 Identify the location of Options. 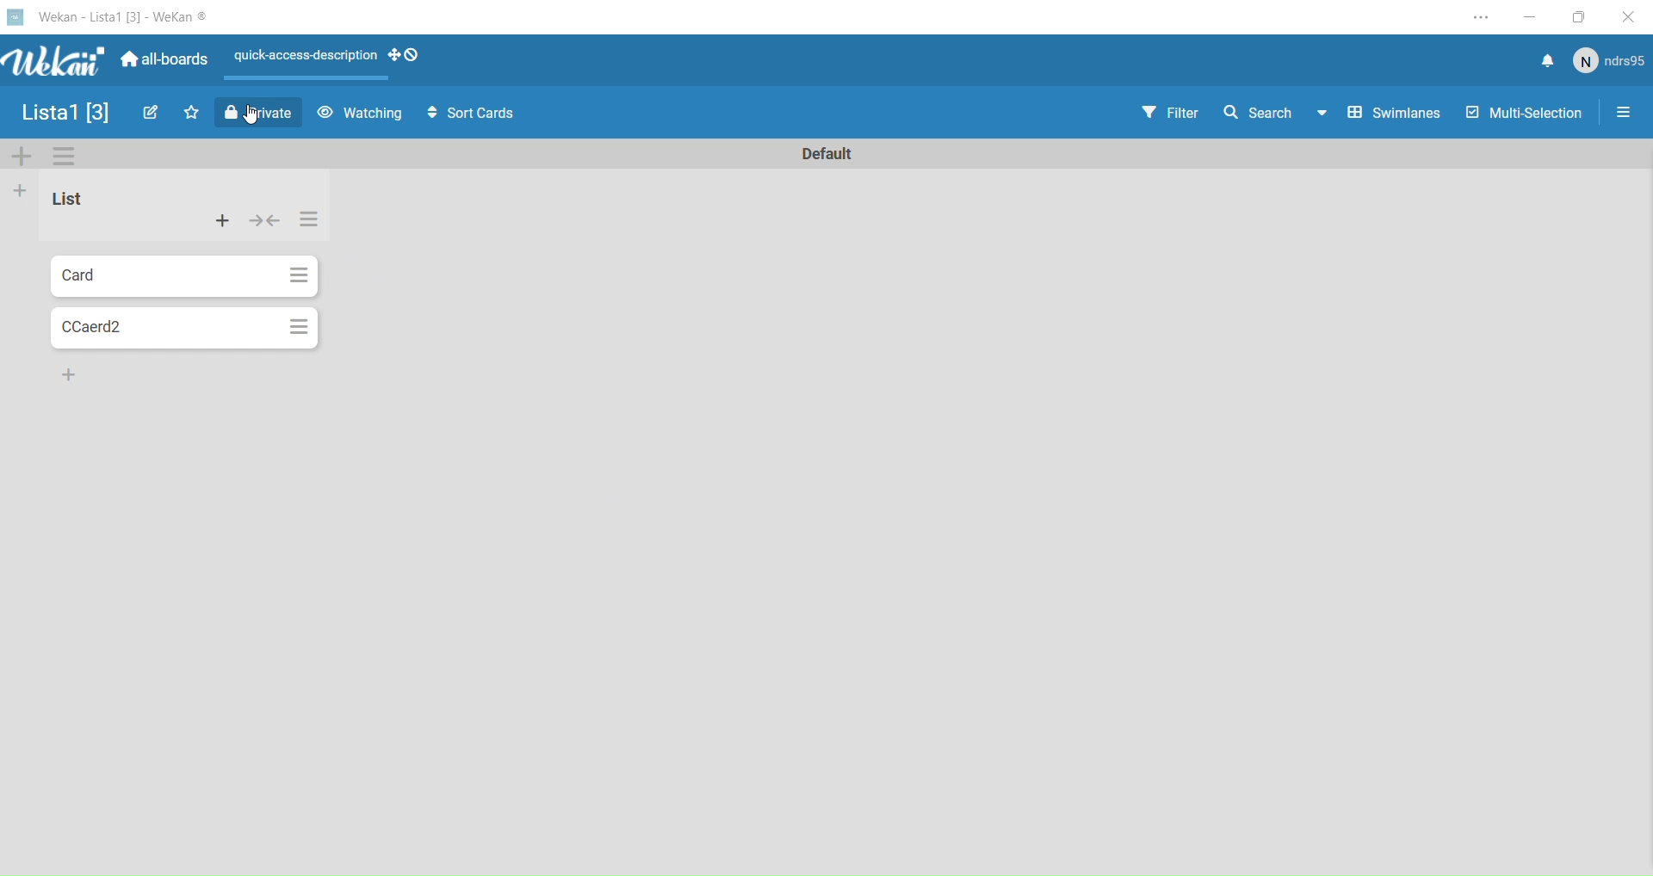
(308, 224).